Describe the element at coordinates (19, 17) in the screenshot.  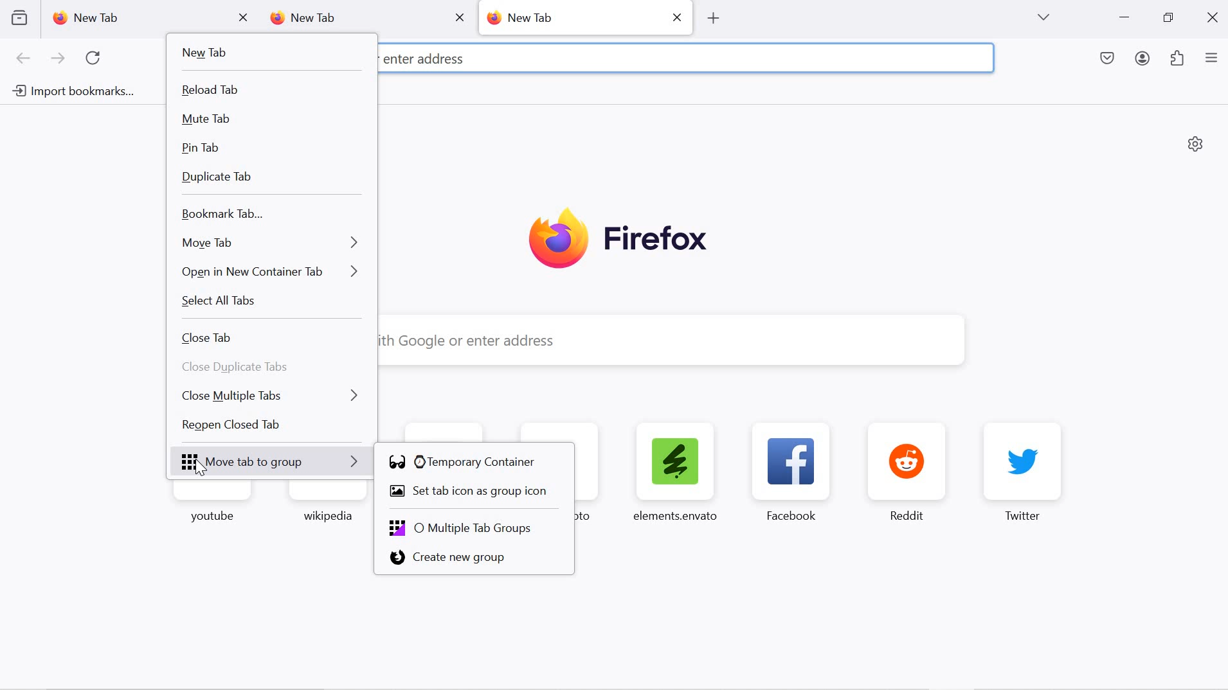
I see `view recent browsing across devices and windows` at that location.